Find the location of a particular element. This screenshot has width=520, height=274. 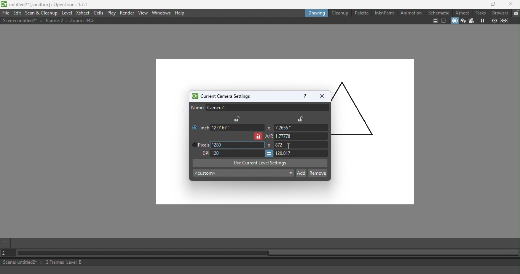

Play is located at coordinates (112, 13).